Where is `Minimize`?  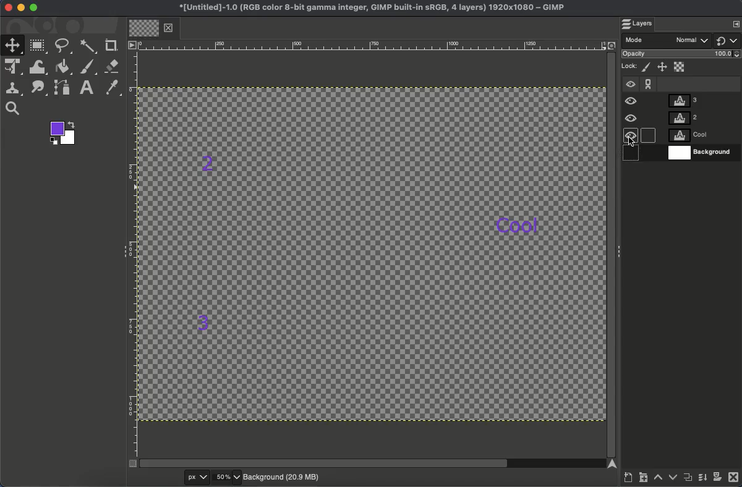
Minimize is located at coordinates (21, 7).